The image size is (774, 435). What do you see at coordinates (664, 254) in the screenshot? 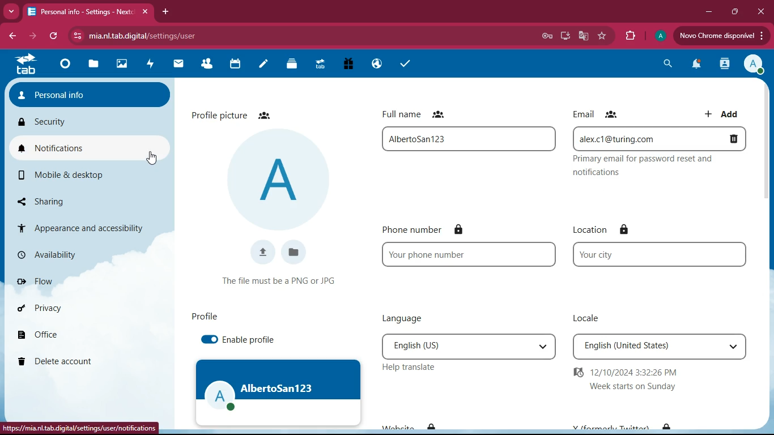
I see `city` at bounding box center [664, 254].